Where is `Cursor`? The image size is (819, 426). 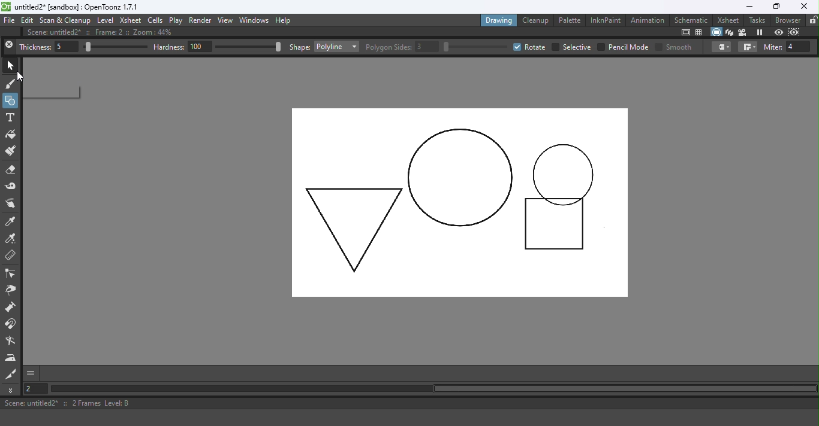 Cursor is located at coordinates (22, 78).